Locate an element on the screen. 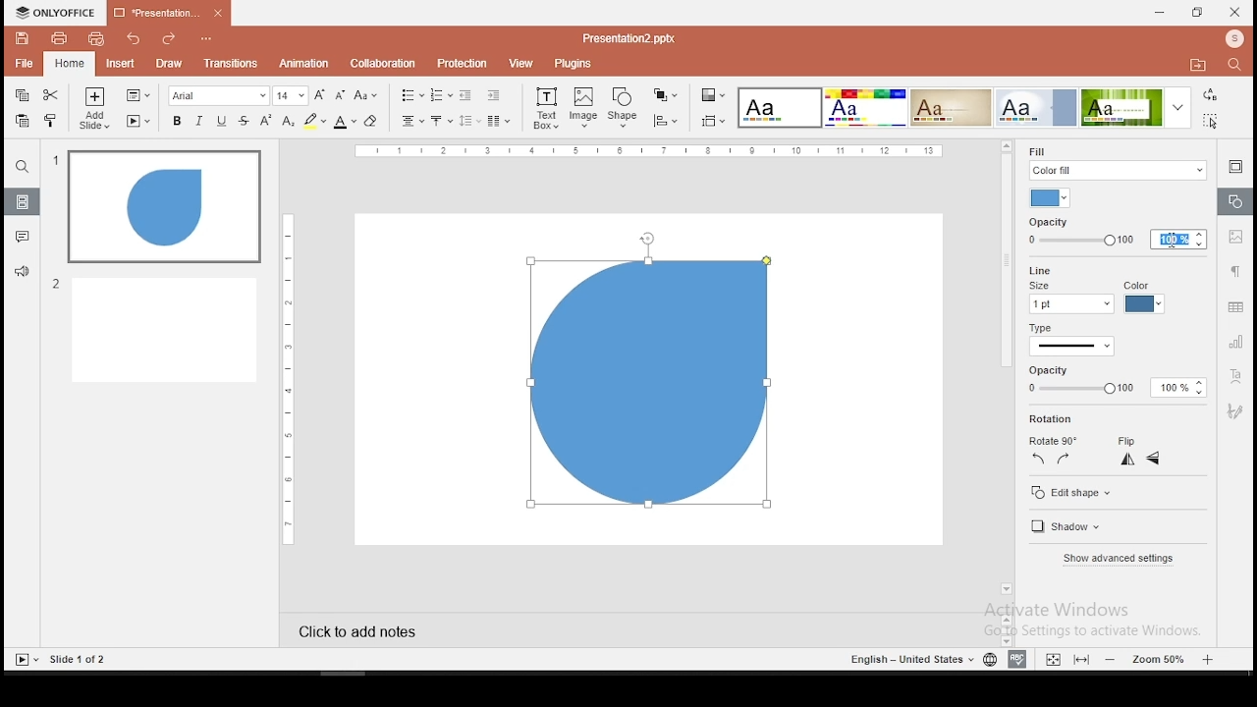 Image resolution: width=1257 pixels, height=707 pixels. print file is located at coordinates (58, 39).